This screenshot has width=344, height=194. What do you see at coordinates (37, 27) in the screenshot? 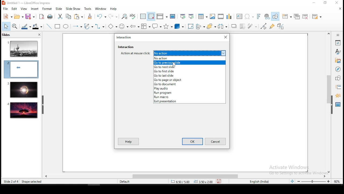
I see `shape fill` at bounding box center [37, 27].